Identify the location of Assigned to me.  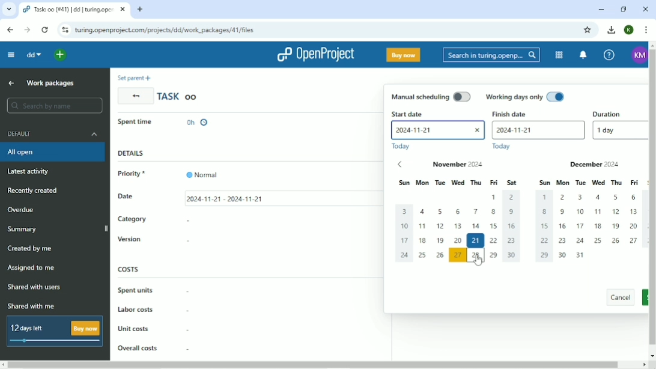
(33, 269).